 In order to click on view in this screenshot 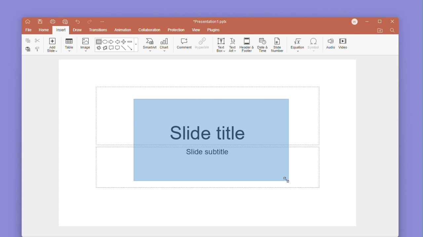, I will do `click(197, 30)`.